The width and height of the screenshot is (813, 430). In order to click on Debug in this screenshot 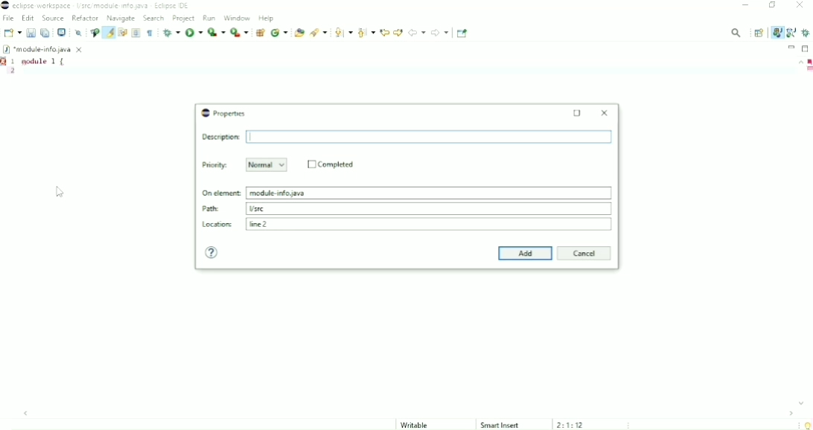, I will do `click(806, 33)`.